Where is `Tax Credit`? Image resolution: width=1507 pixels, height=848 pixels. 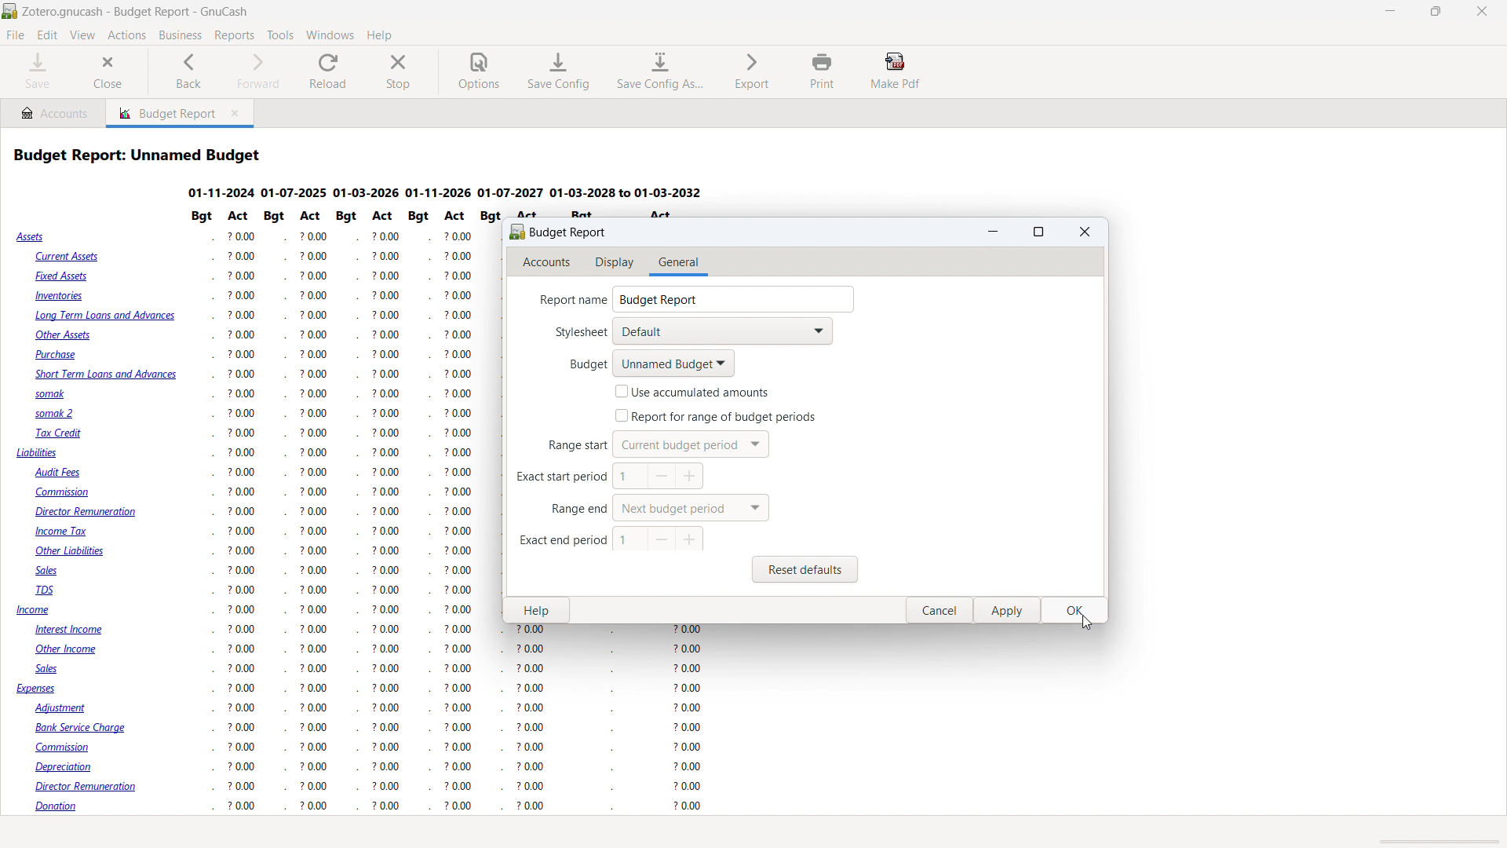 Tax Credit is located at coordinates (60, 433).